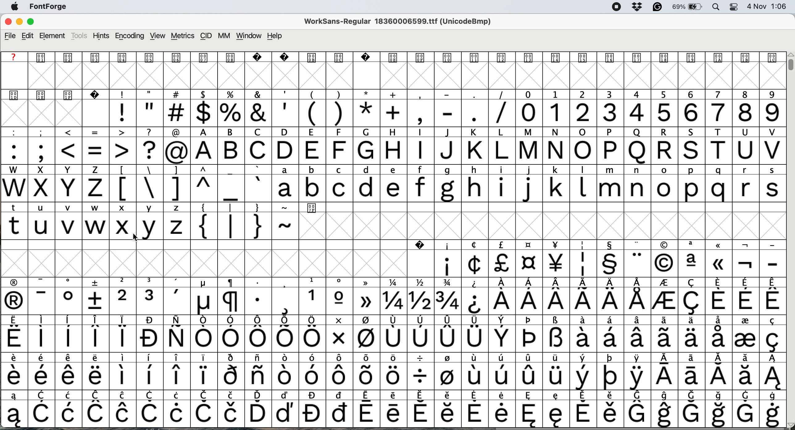  What do you see at coordinates (311, 113) in the screenshot?
I see `special characters` at bounding box center [311, 113].